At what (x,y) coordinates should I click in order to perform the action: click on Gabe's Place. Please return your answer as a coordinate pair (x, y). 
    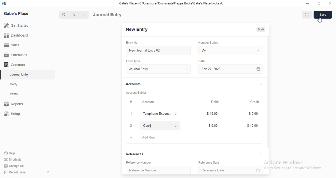
    Looking at the image, I should click on (17, 13).